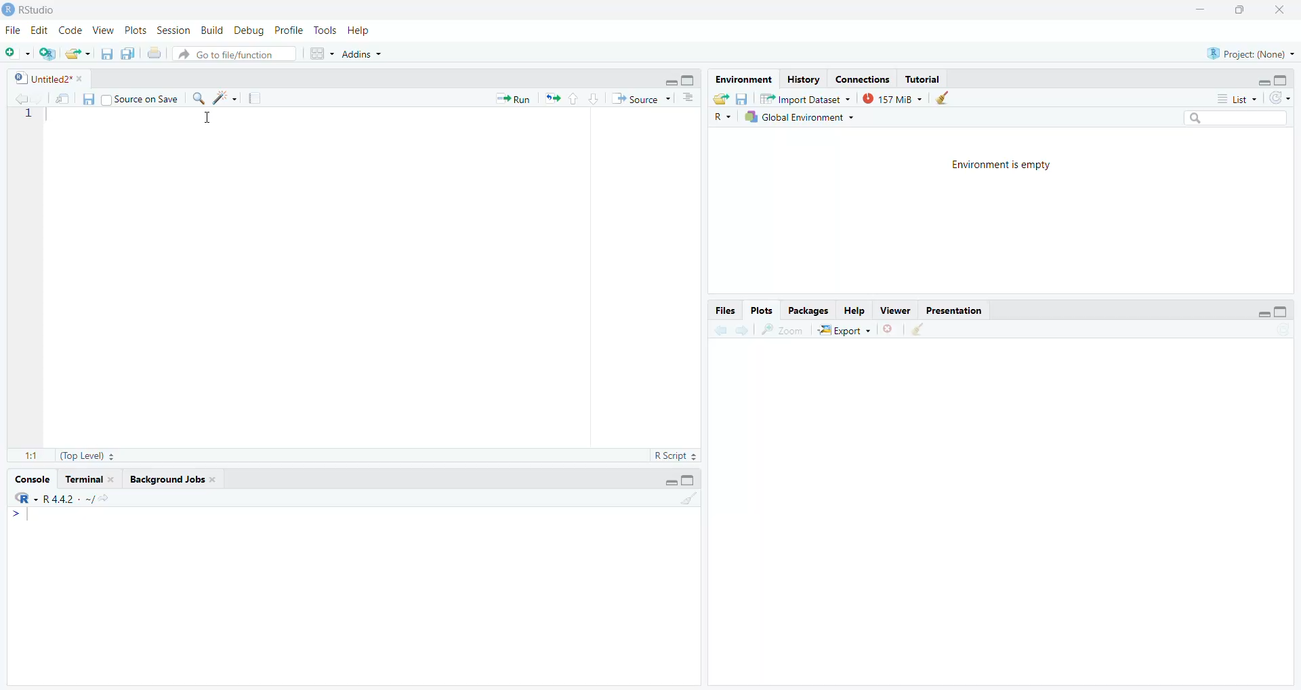 The width and height of the screenshot is (1301, 690). I want to click on next plot, so click(741, 330).